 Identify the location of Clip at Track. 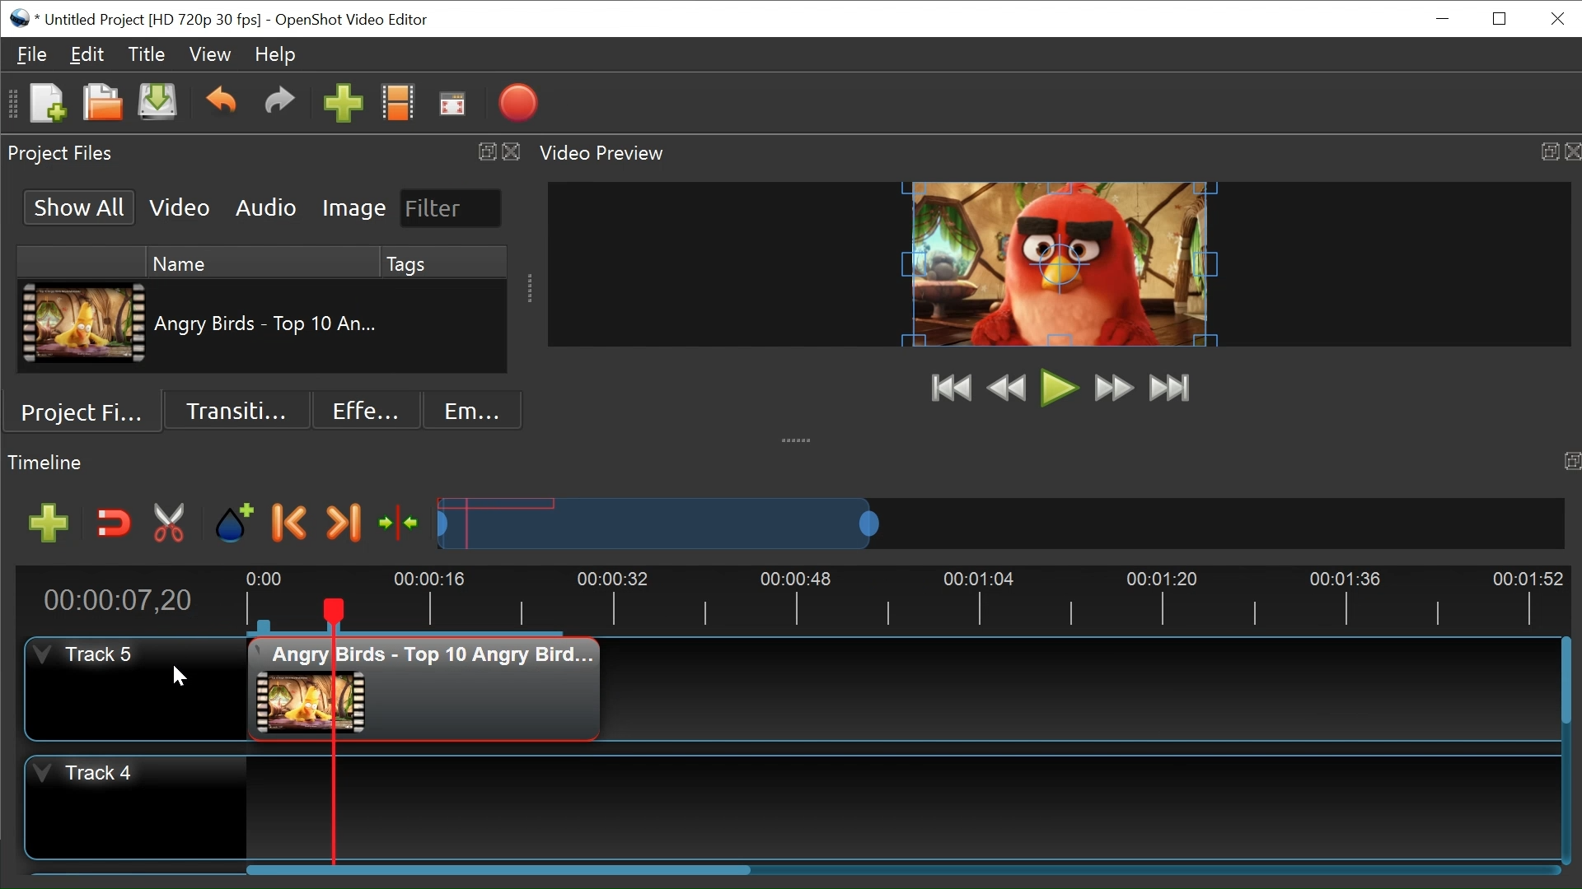
(424, 687).